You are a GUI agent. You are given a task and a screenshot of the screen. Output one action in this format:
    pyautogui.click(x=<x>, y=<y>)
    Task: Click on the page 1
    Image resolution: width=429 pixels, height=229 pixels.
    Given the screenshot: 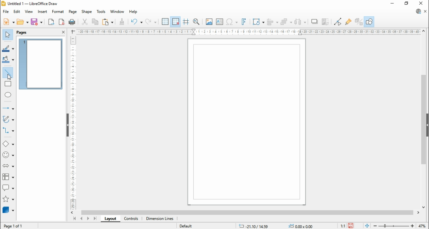 What is the action you would take?
    pyautogui.click(x=41, y=64)
    